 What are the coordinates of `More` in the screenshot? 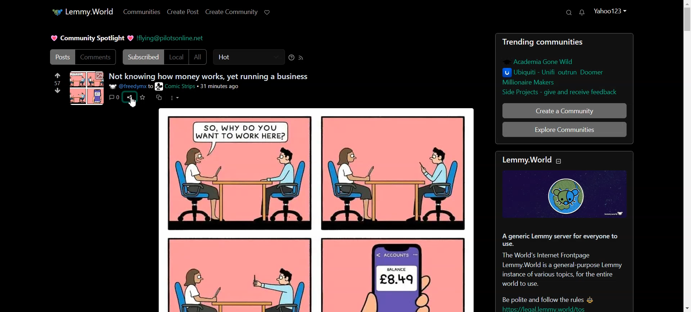 It's located at (174, 97).